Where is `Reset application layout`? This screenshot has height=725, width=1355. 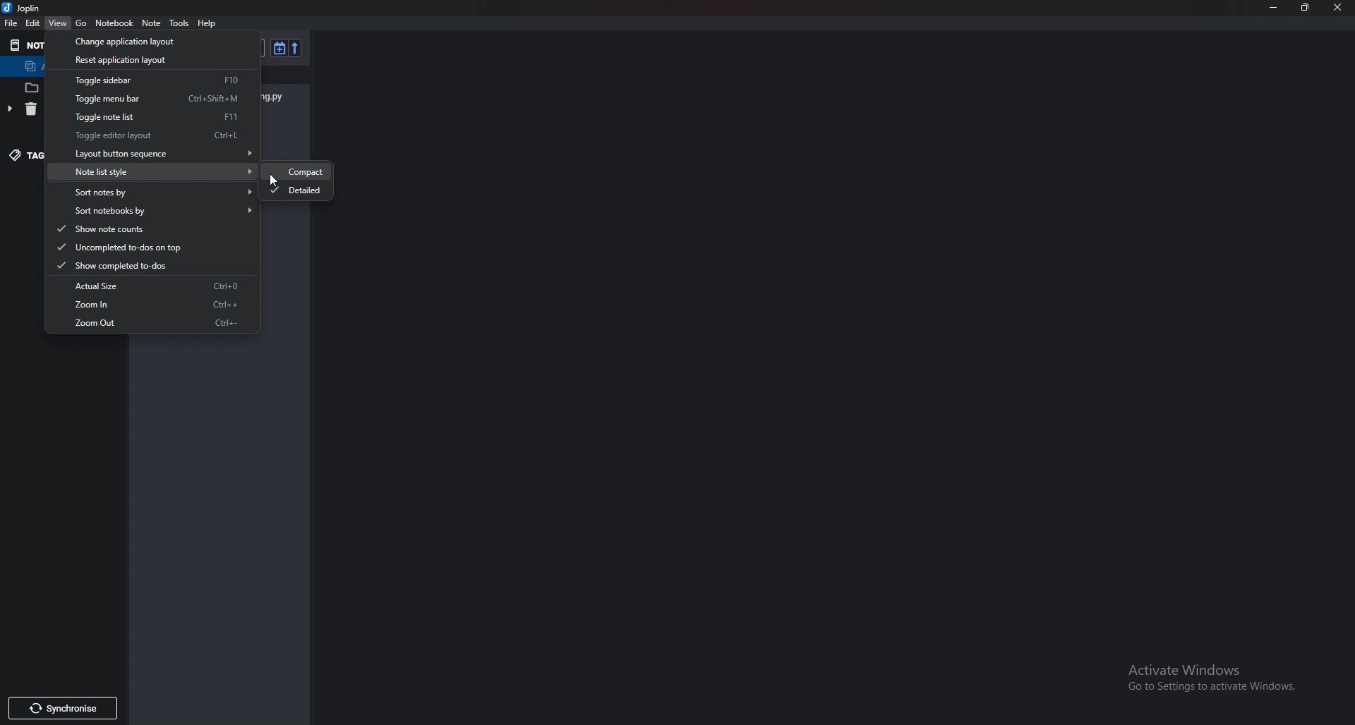
Reset application layout is located at coordinates (145, 59).